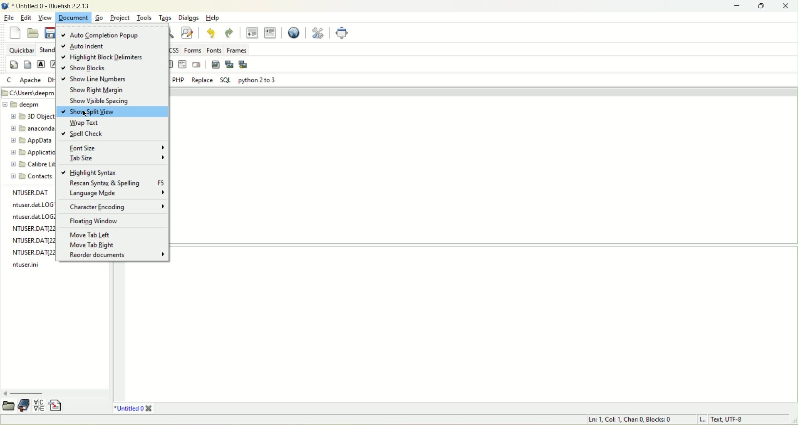 The image size is (798, 425). Describe the element at coordinates (112, 235) in the screenshot. I see `move tab left` at that location.